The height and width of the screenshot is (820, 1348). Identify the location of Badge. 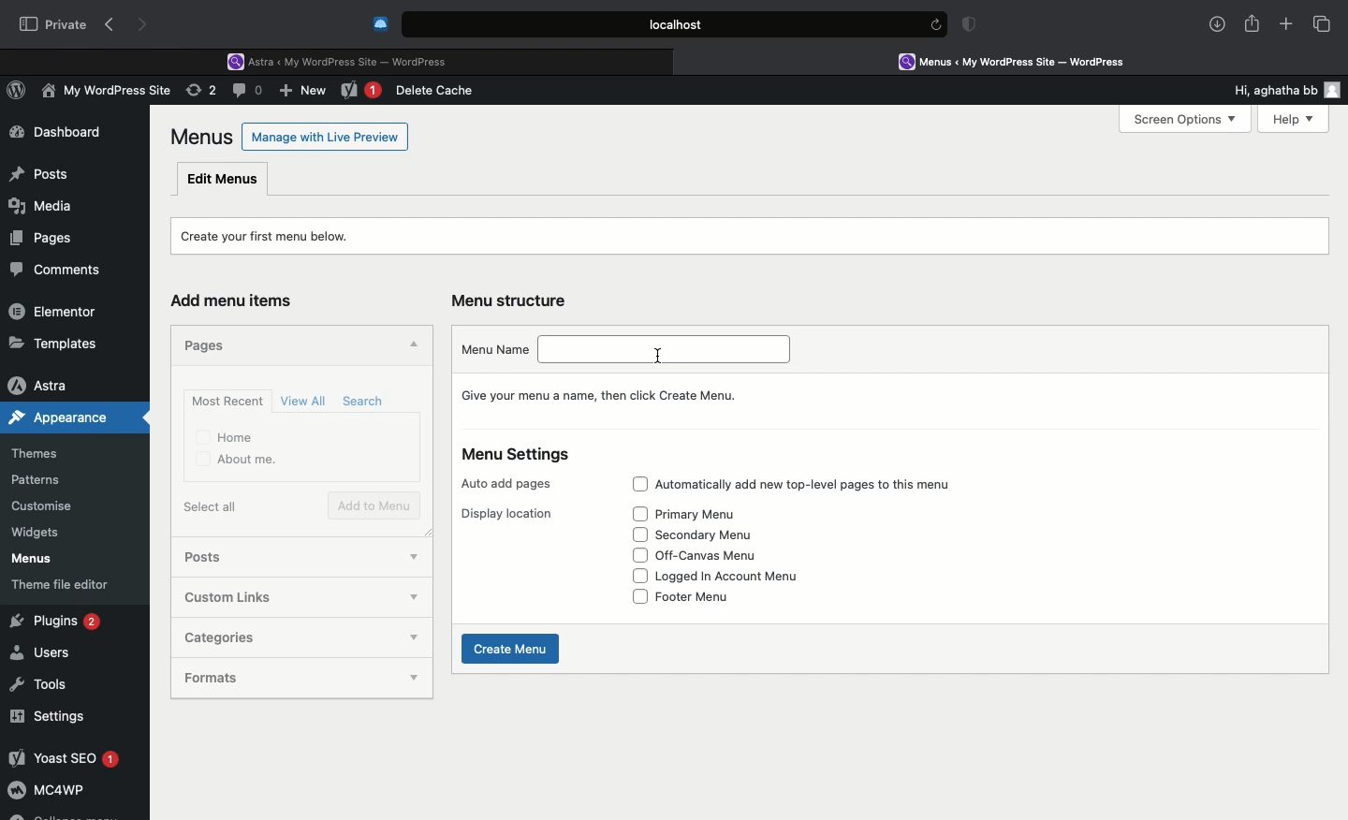
(973, 26).